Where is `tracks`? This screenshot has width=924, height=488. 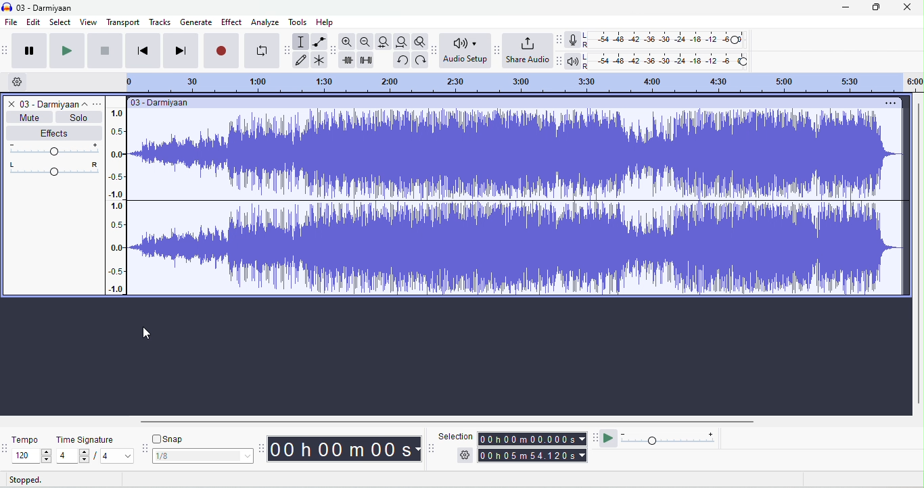 tracks is located at coordinates (159, 23).